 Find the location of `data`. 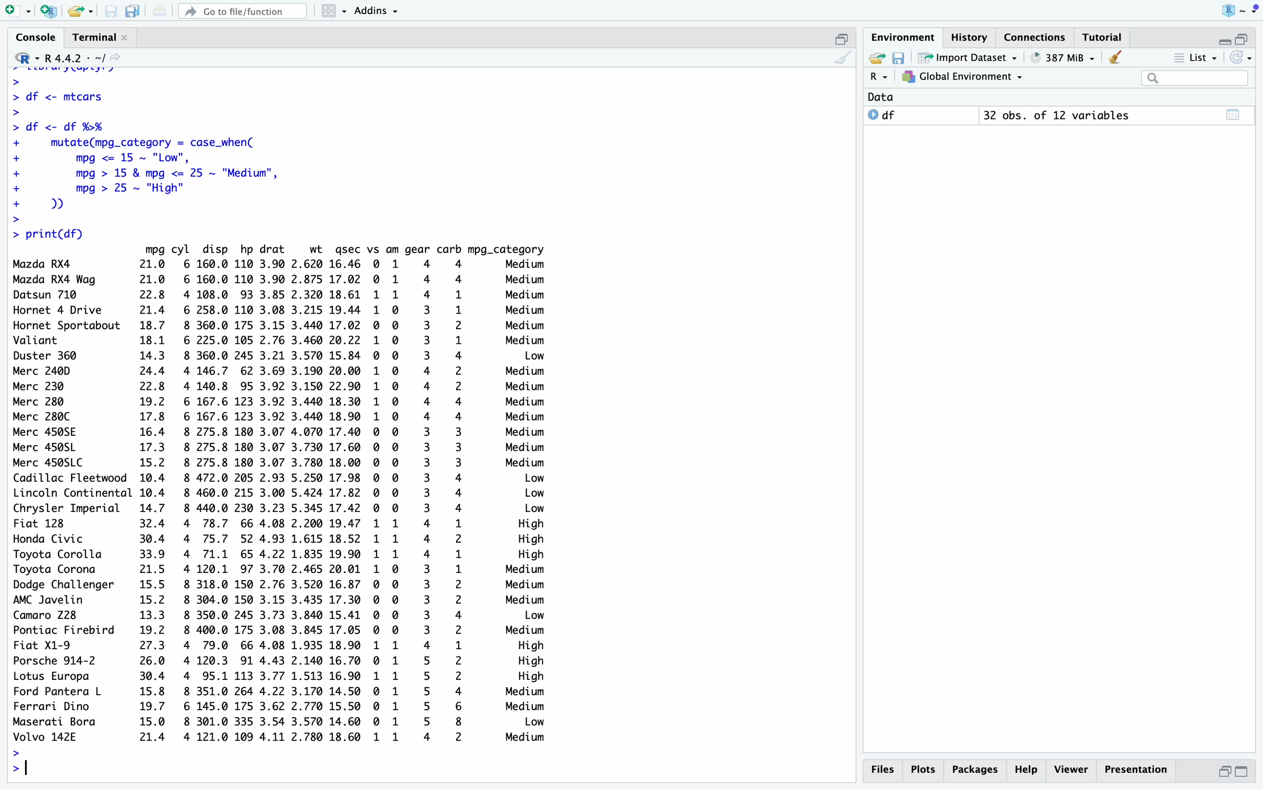

data is located at coordinates (881, 97).